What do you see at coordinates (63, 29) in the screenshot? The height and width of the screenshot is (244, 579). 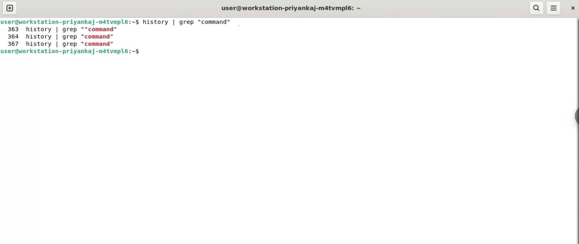 I see `363 history | arep “vcommand"` at bounding box center [63, 29].